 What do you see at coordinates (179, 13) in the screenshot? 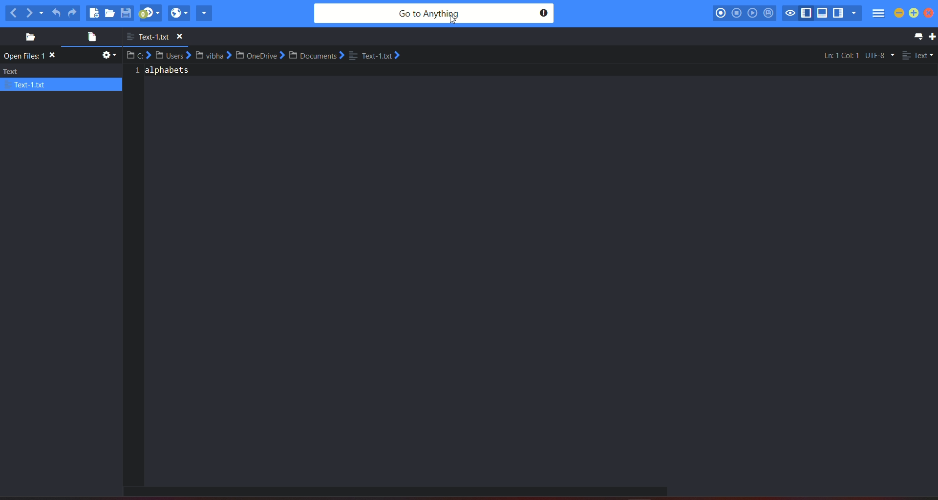
I see `view in browser` at bounding box center [179, 13].